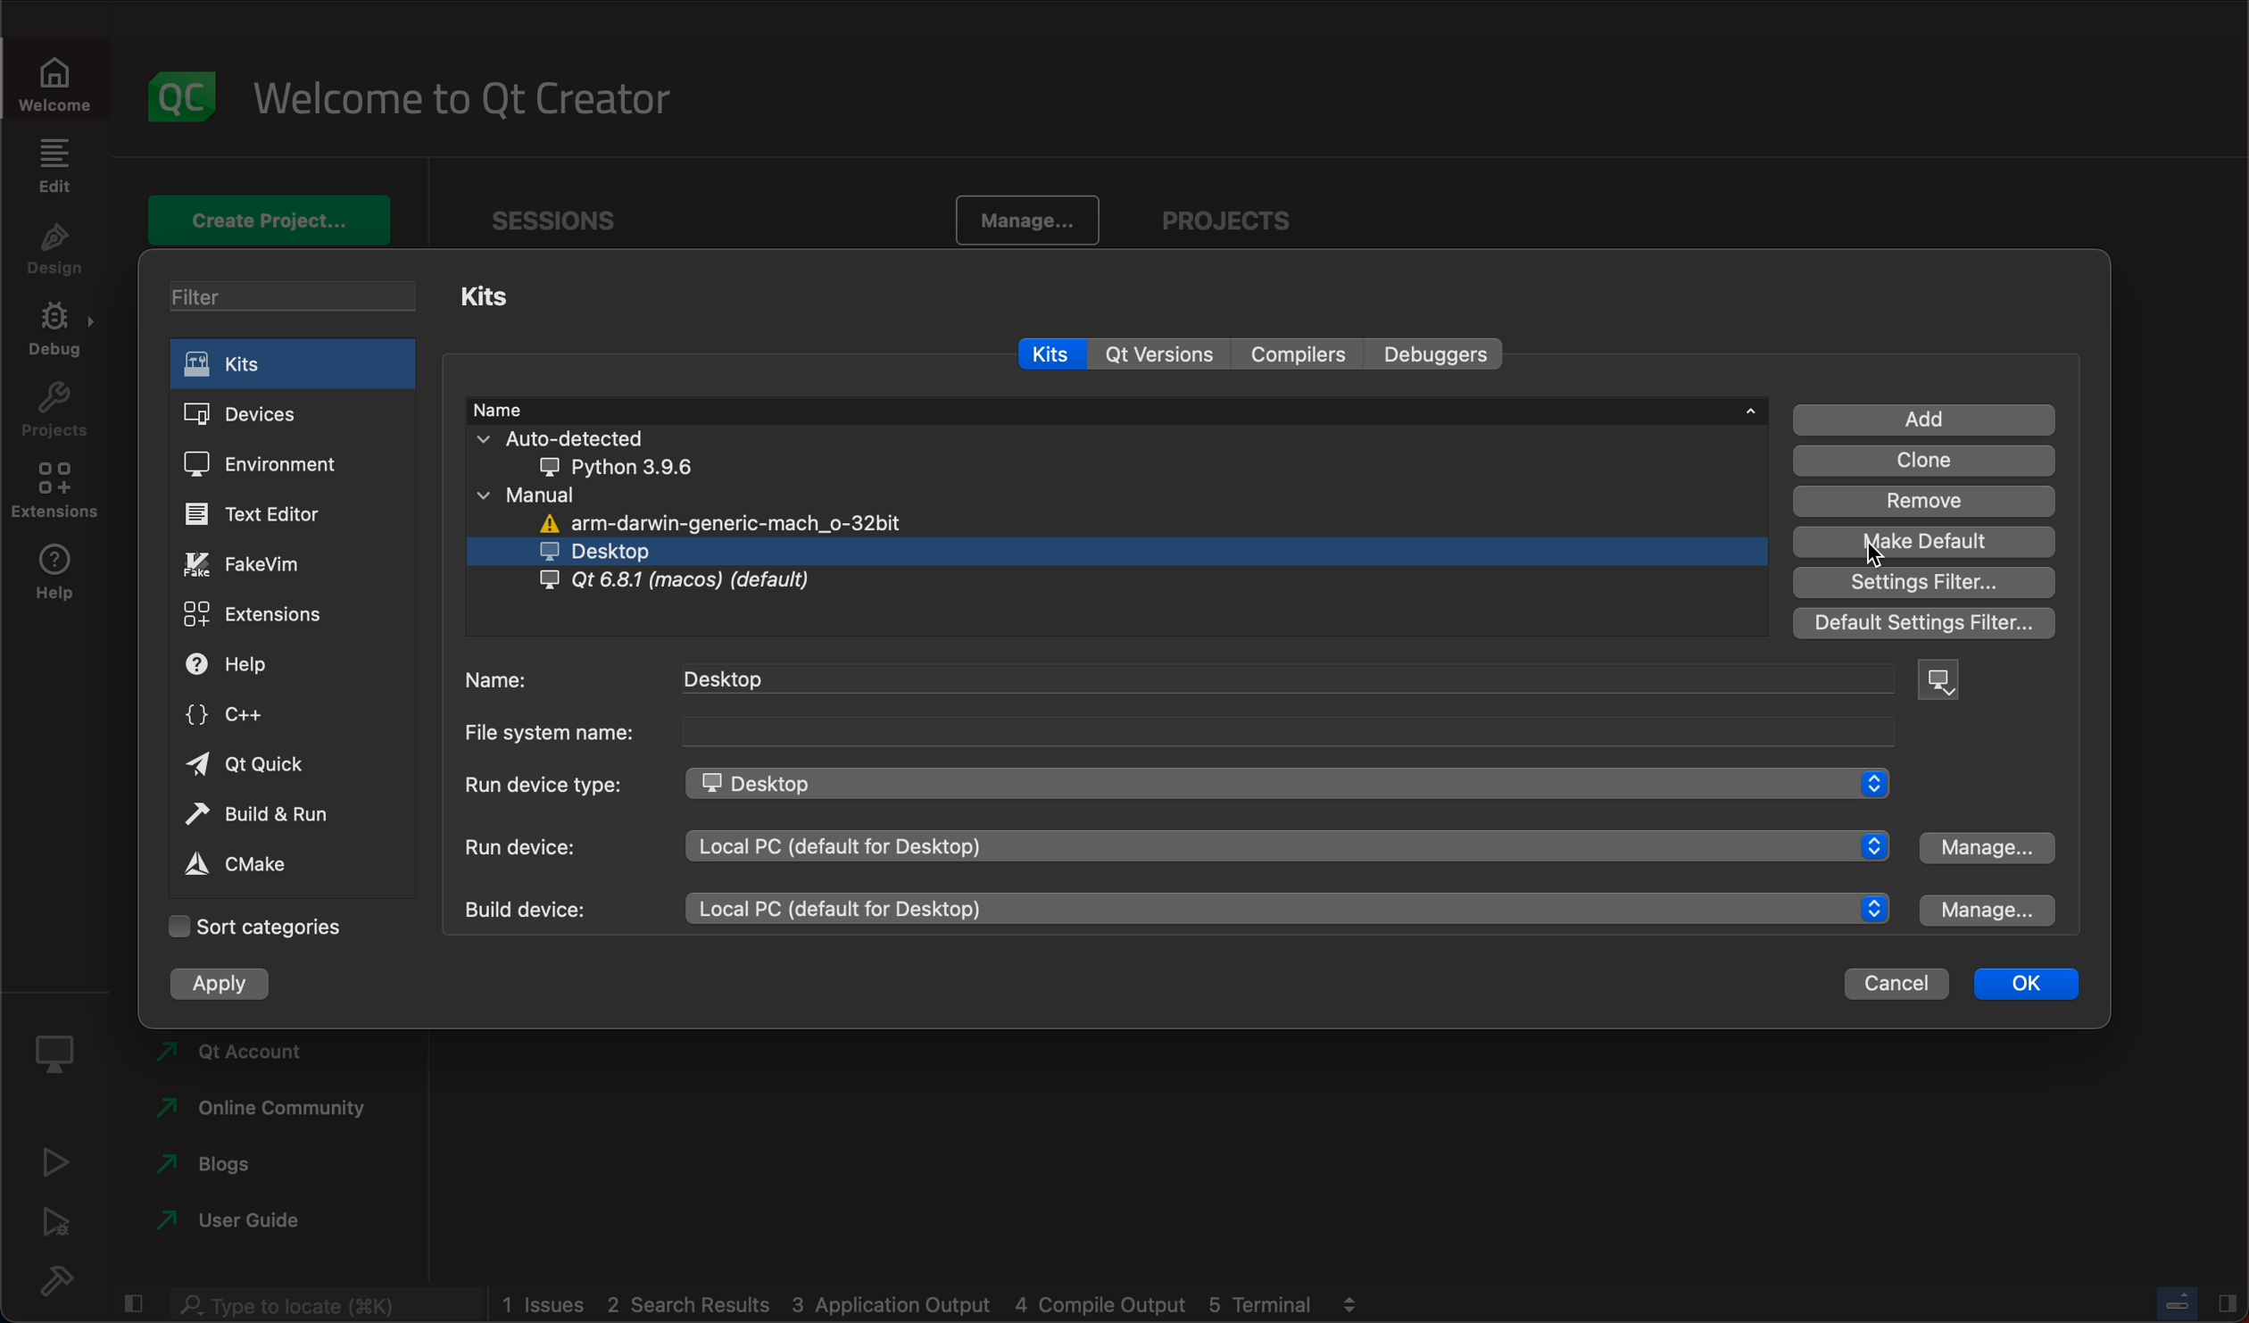 The image size is (2249, 1323). Describe the element at coordinates (1887, 986) in the screenshot. I see `cancel` at that location.